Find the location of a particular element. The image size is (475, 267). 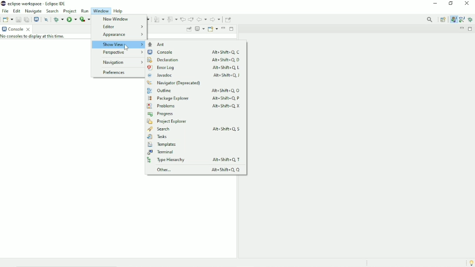

Templates is located at coordinates (162, 145).